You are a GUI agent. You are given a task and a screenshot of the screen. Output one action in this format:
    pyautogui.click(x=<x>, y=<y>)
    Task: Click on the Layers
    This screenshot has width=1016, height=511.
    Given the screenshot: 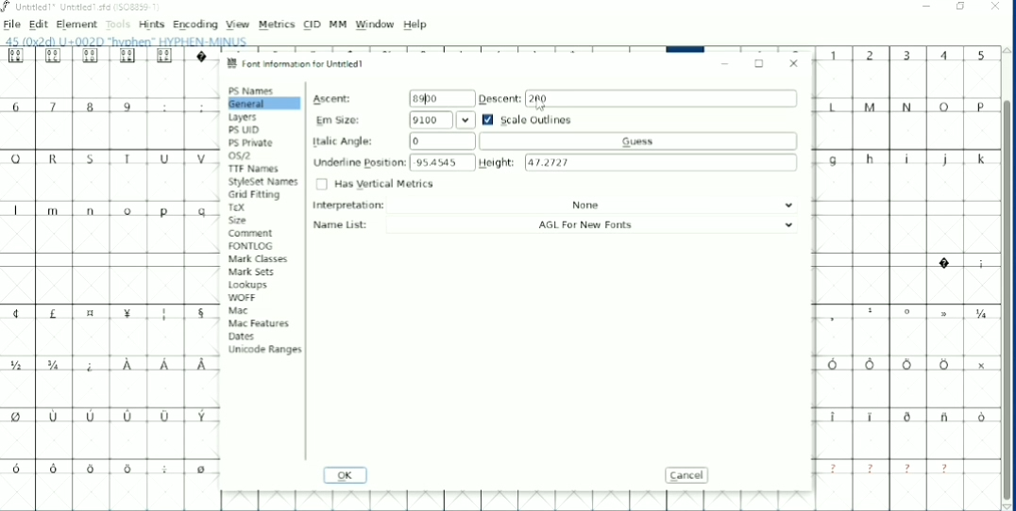 What is the action you would take?
    pyautogui.click(x=245, y=118)
    